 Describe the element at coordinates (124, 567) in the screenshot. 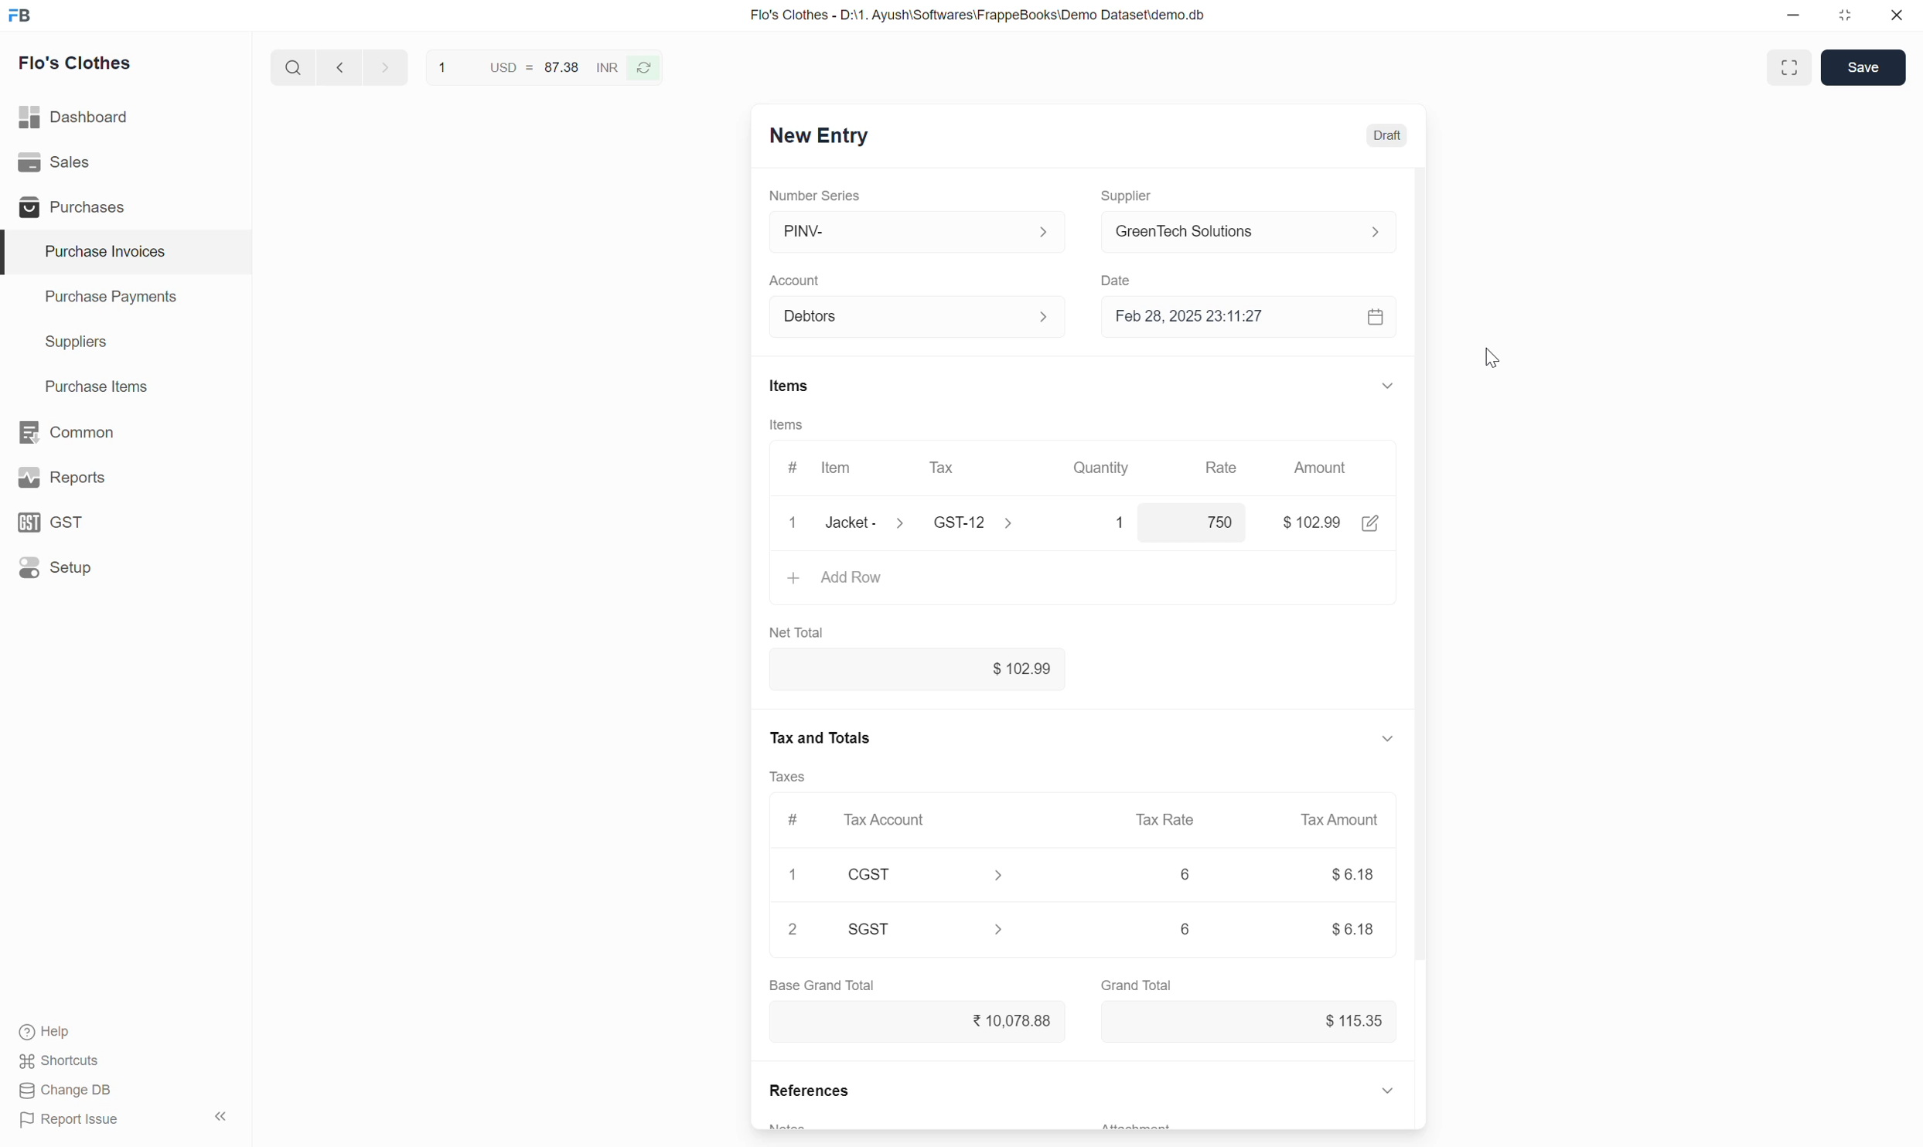

I see `Setup` at that location.